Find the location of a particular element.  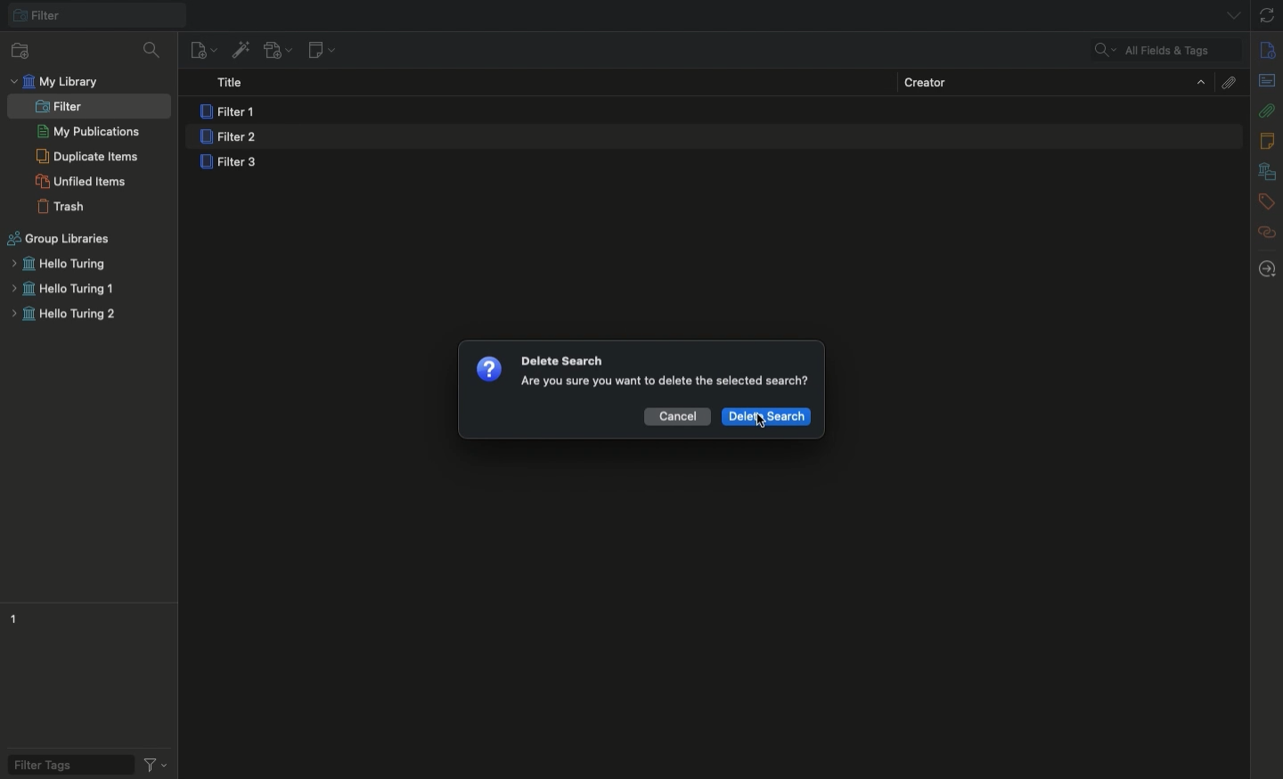

New note is located at coordinates (320, 51).